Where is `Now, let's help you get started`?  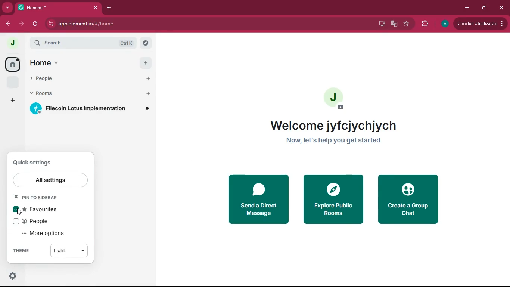 Now, let's help you get started is located at coordinates (333, 140).